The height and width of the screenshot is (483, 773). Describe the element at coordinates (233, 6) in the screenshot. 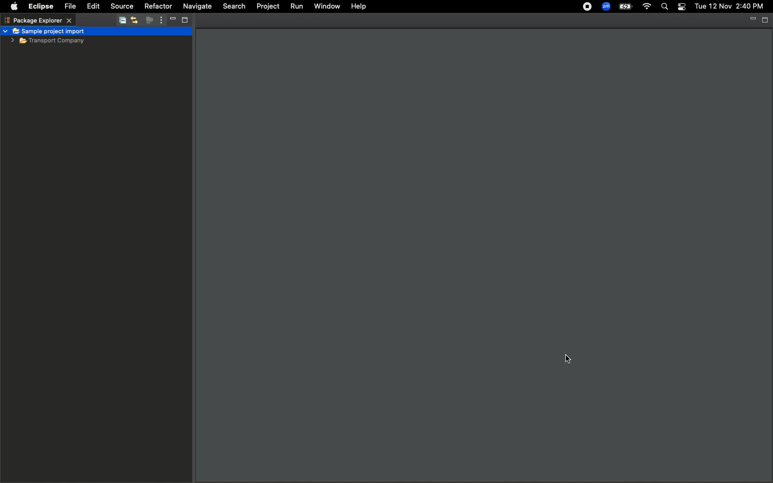

I see `Search` at that location.